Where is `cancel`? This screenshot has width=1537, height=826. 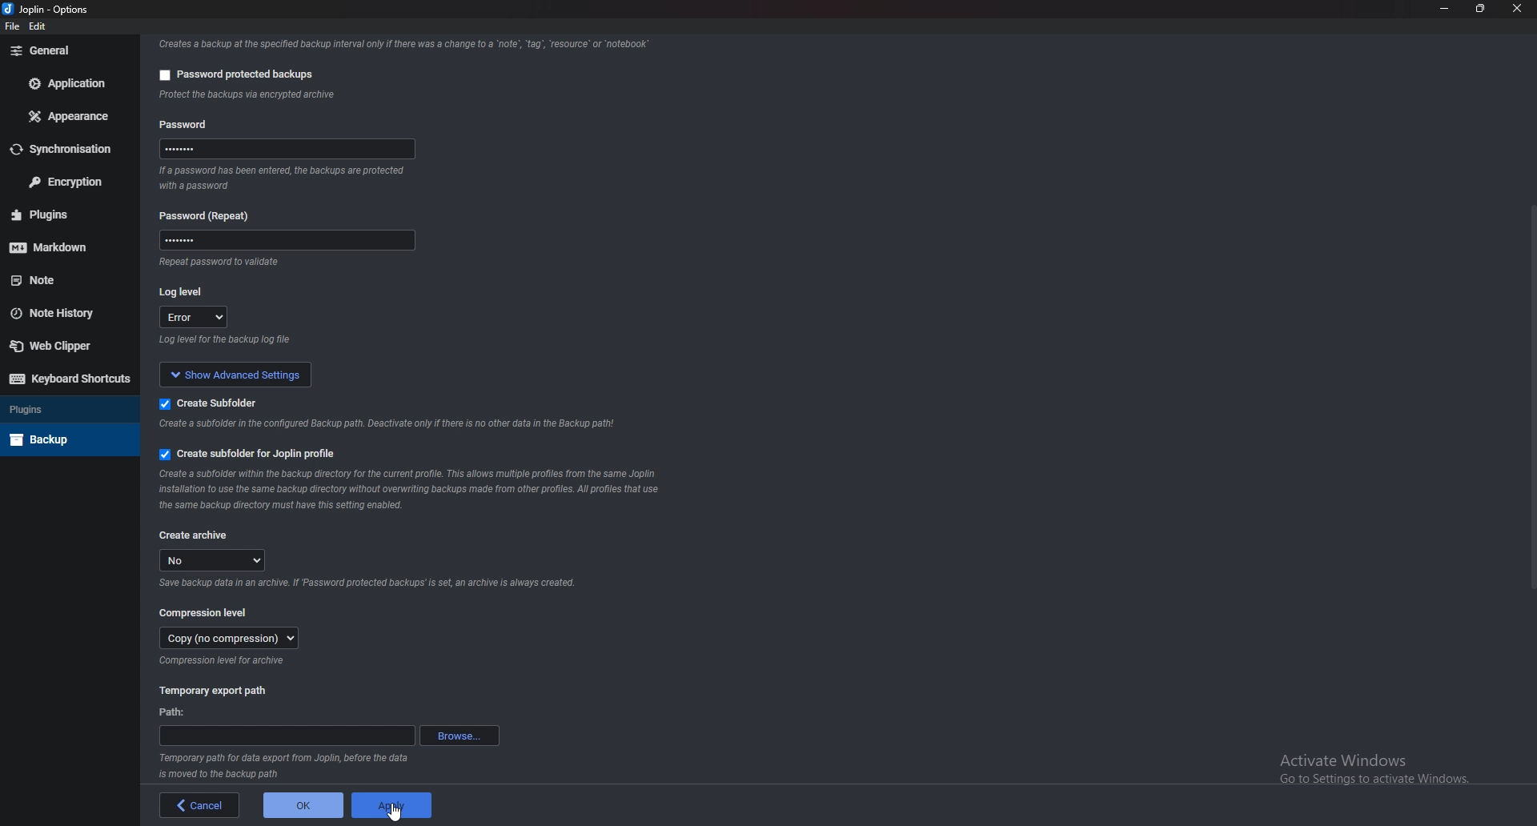
cancel is located at coordinates (195, 805).